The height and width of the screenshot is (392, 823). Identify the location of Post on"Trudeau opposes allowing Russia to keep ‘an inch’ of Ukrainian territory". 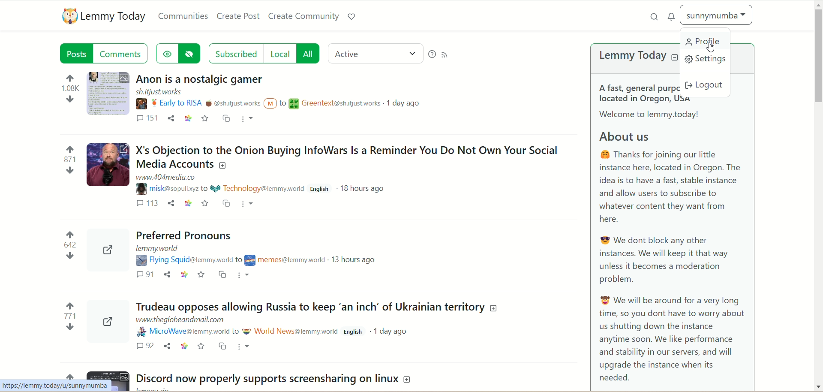
(313, 307).